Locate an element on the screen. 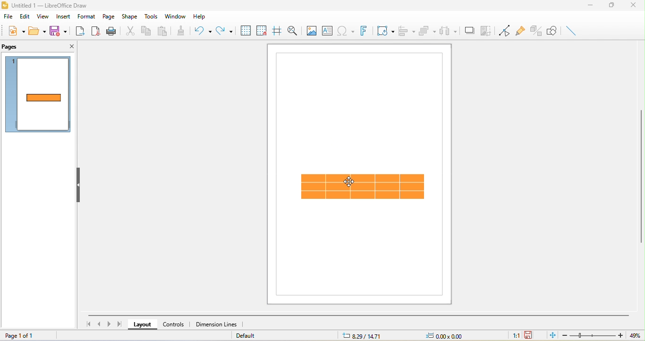 This screenshot has height=341, width=645. align object is located at coordinates (405, 31).